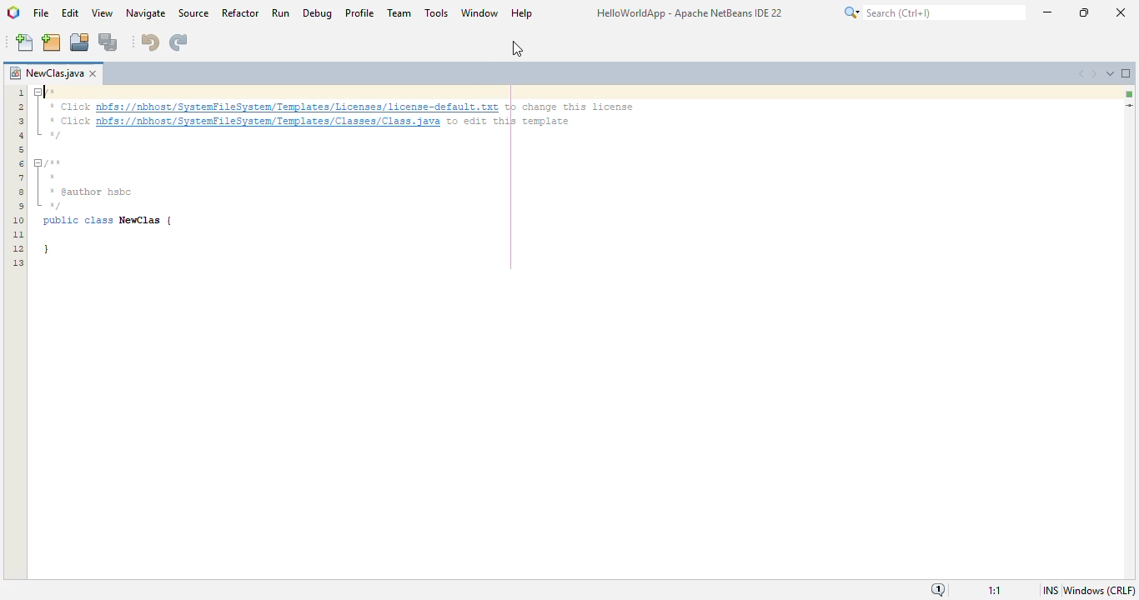 This screenshot has width=1139, height=600. Describe the element at coordinates (1050, 590) in the screenshot. I see `insert mode` at that location.